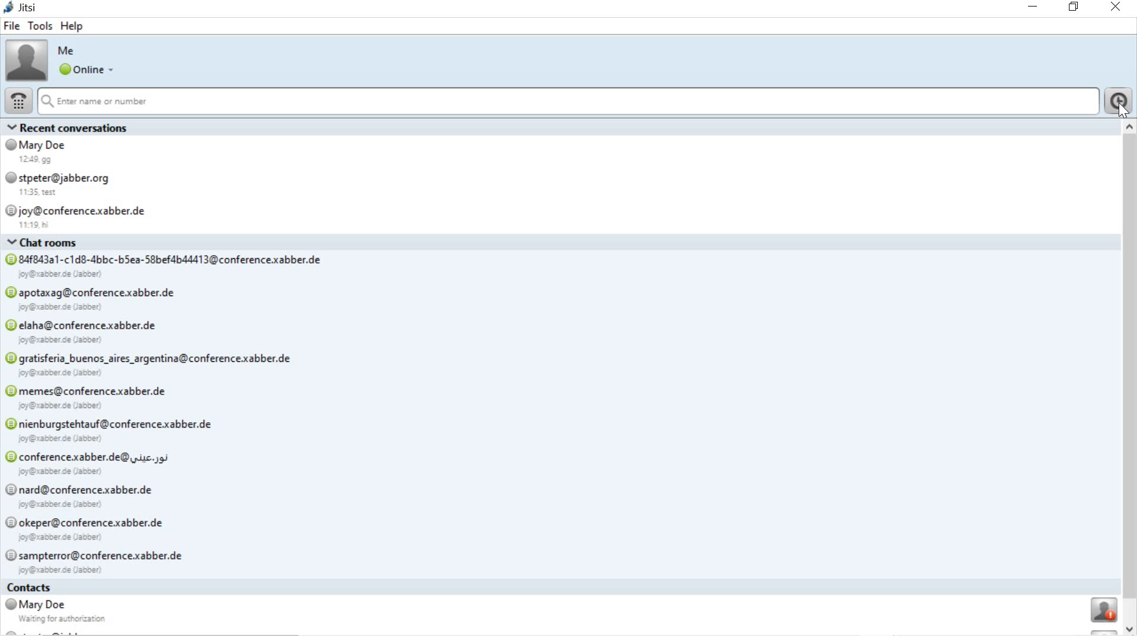  I want to click on recent conversations, so click(561, 175).